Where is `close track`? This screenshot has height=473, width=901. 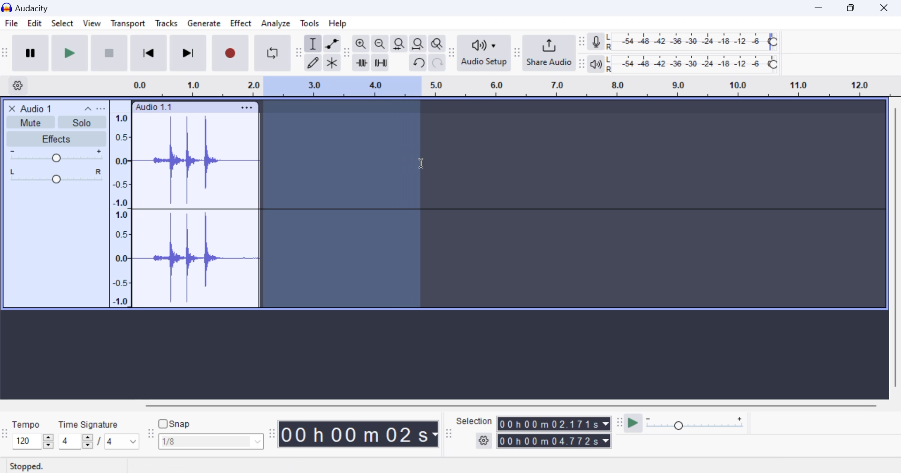
close track is located at coordinates (12, 108).